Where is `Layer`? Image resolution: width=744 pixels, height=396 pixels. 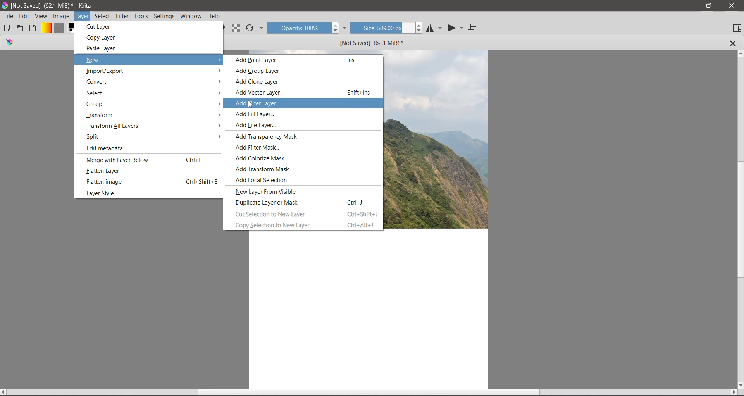 Layer is located at coordinates (83, 16).